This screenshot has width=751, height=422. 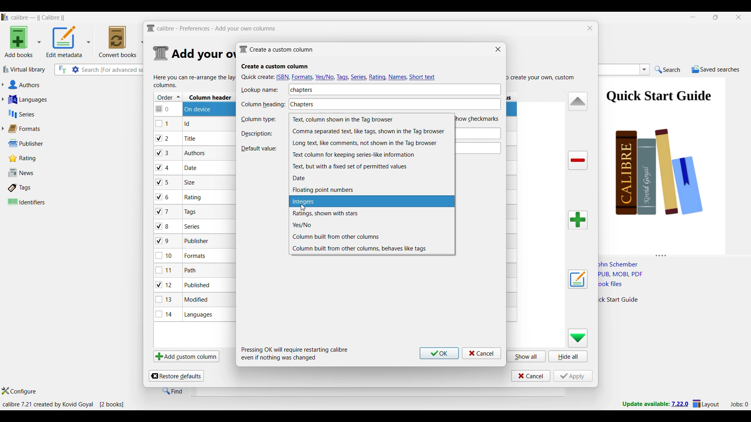 What do you see at coordinates (27, 158) in the screenshot?
I see `Rating` at bounding box center [27, 158].